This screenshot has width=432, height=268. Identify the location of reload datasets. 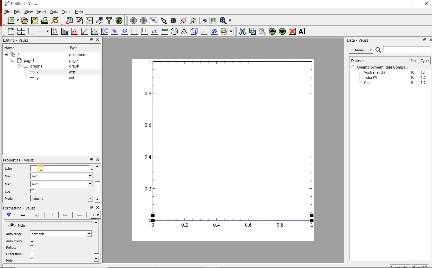
(119, 20).